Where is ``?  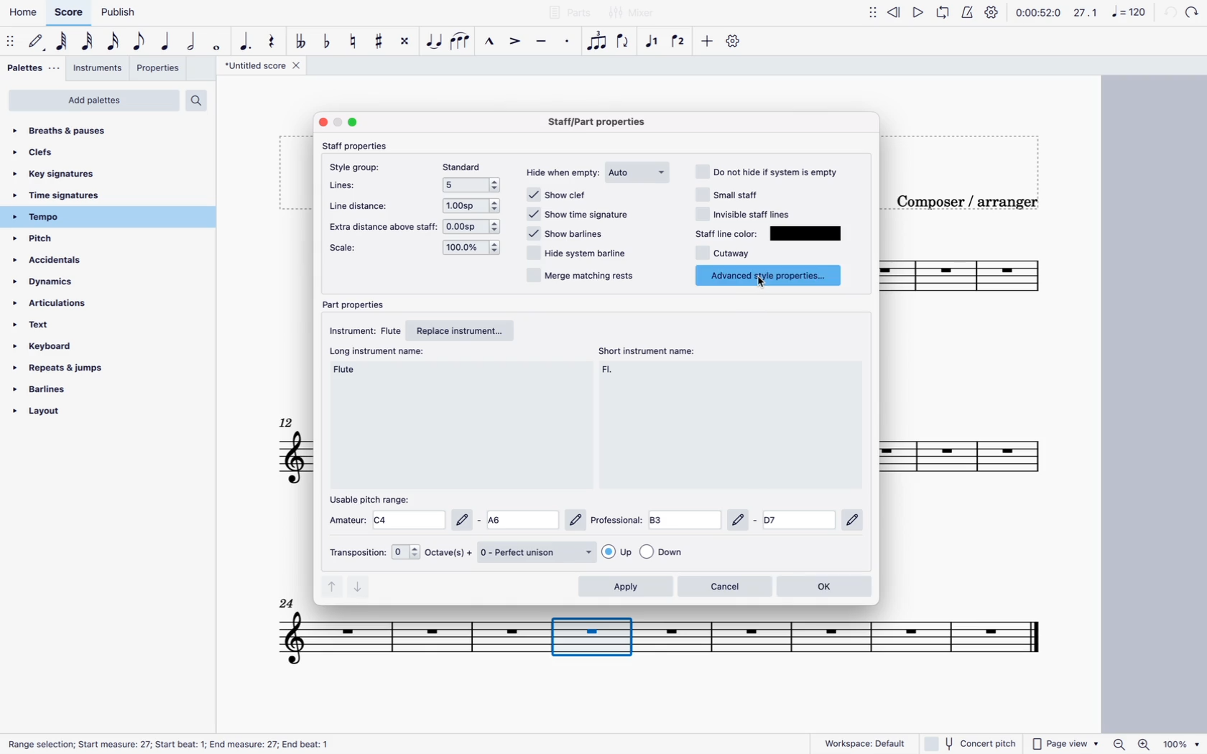
 is located at coordinates (287, 600).